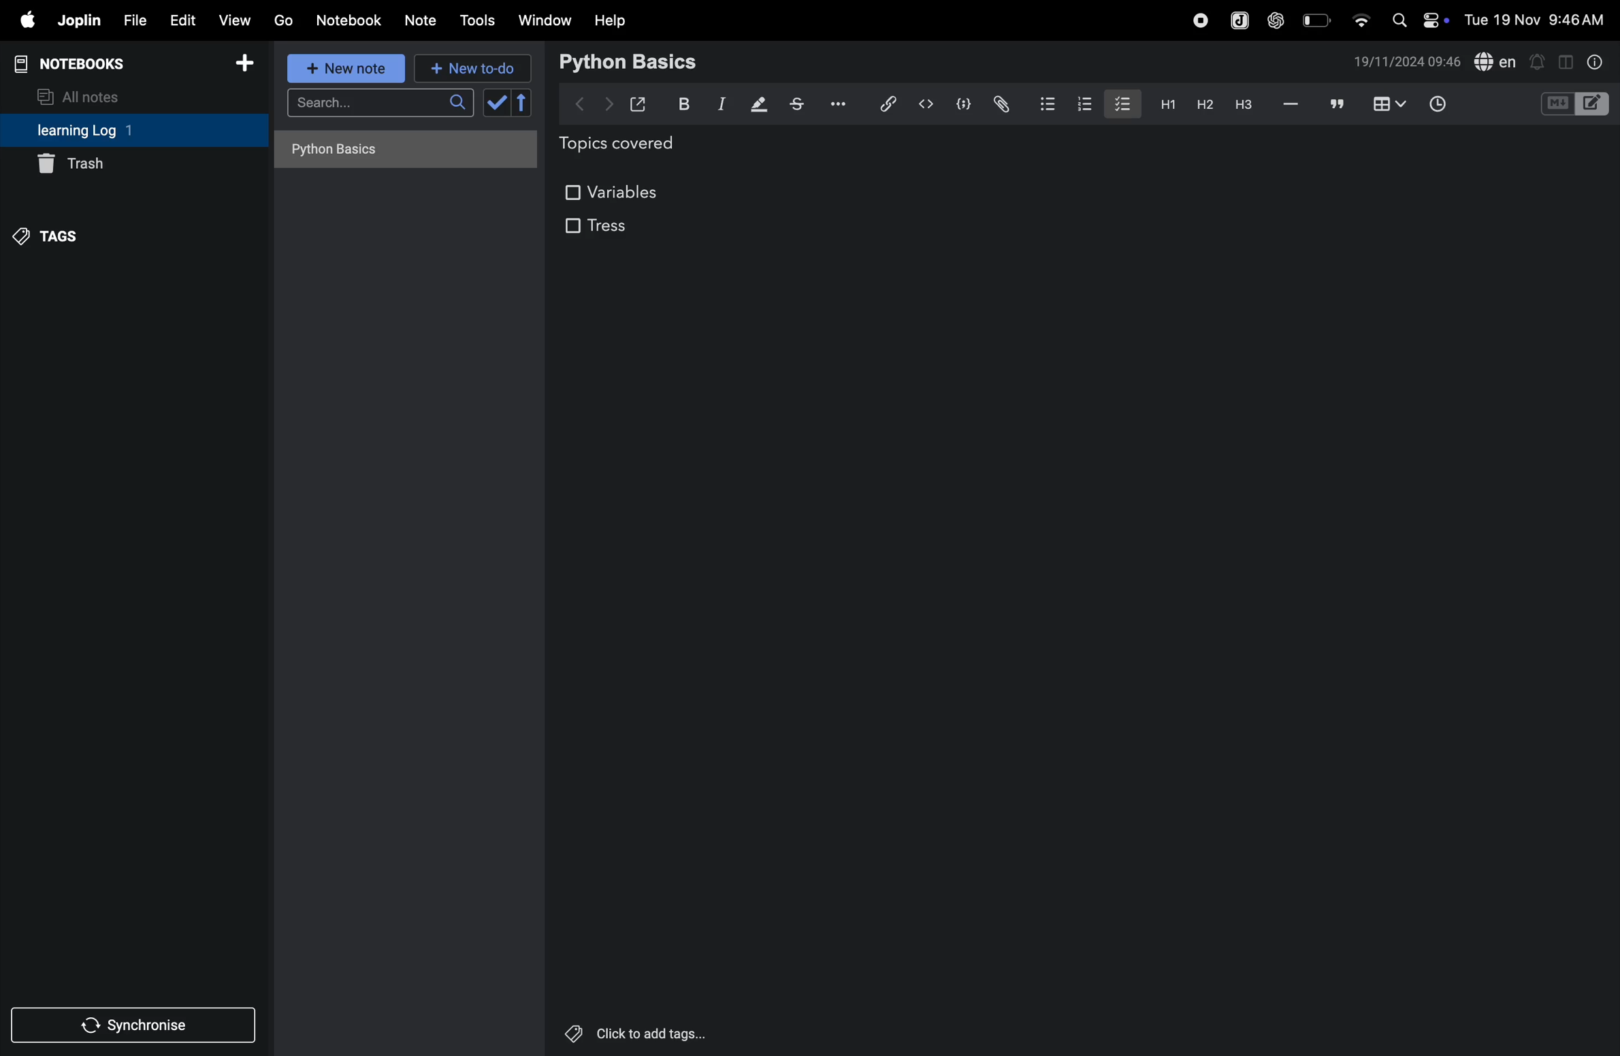 This screenshot has height=1056, width=1620. I want to click on new to do, so click(467, 65).